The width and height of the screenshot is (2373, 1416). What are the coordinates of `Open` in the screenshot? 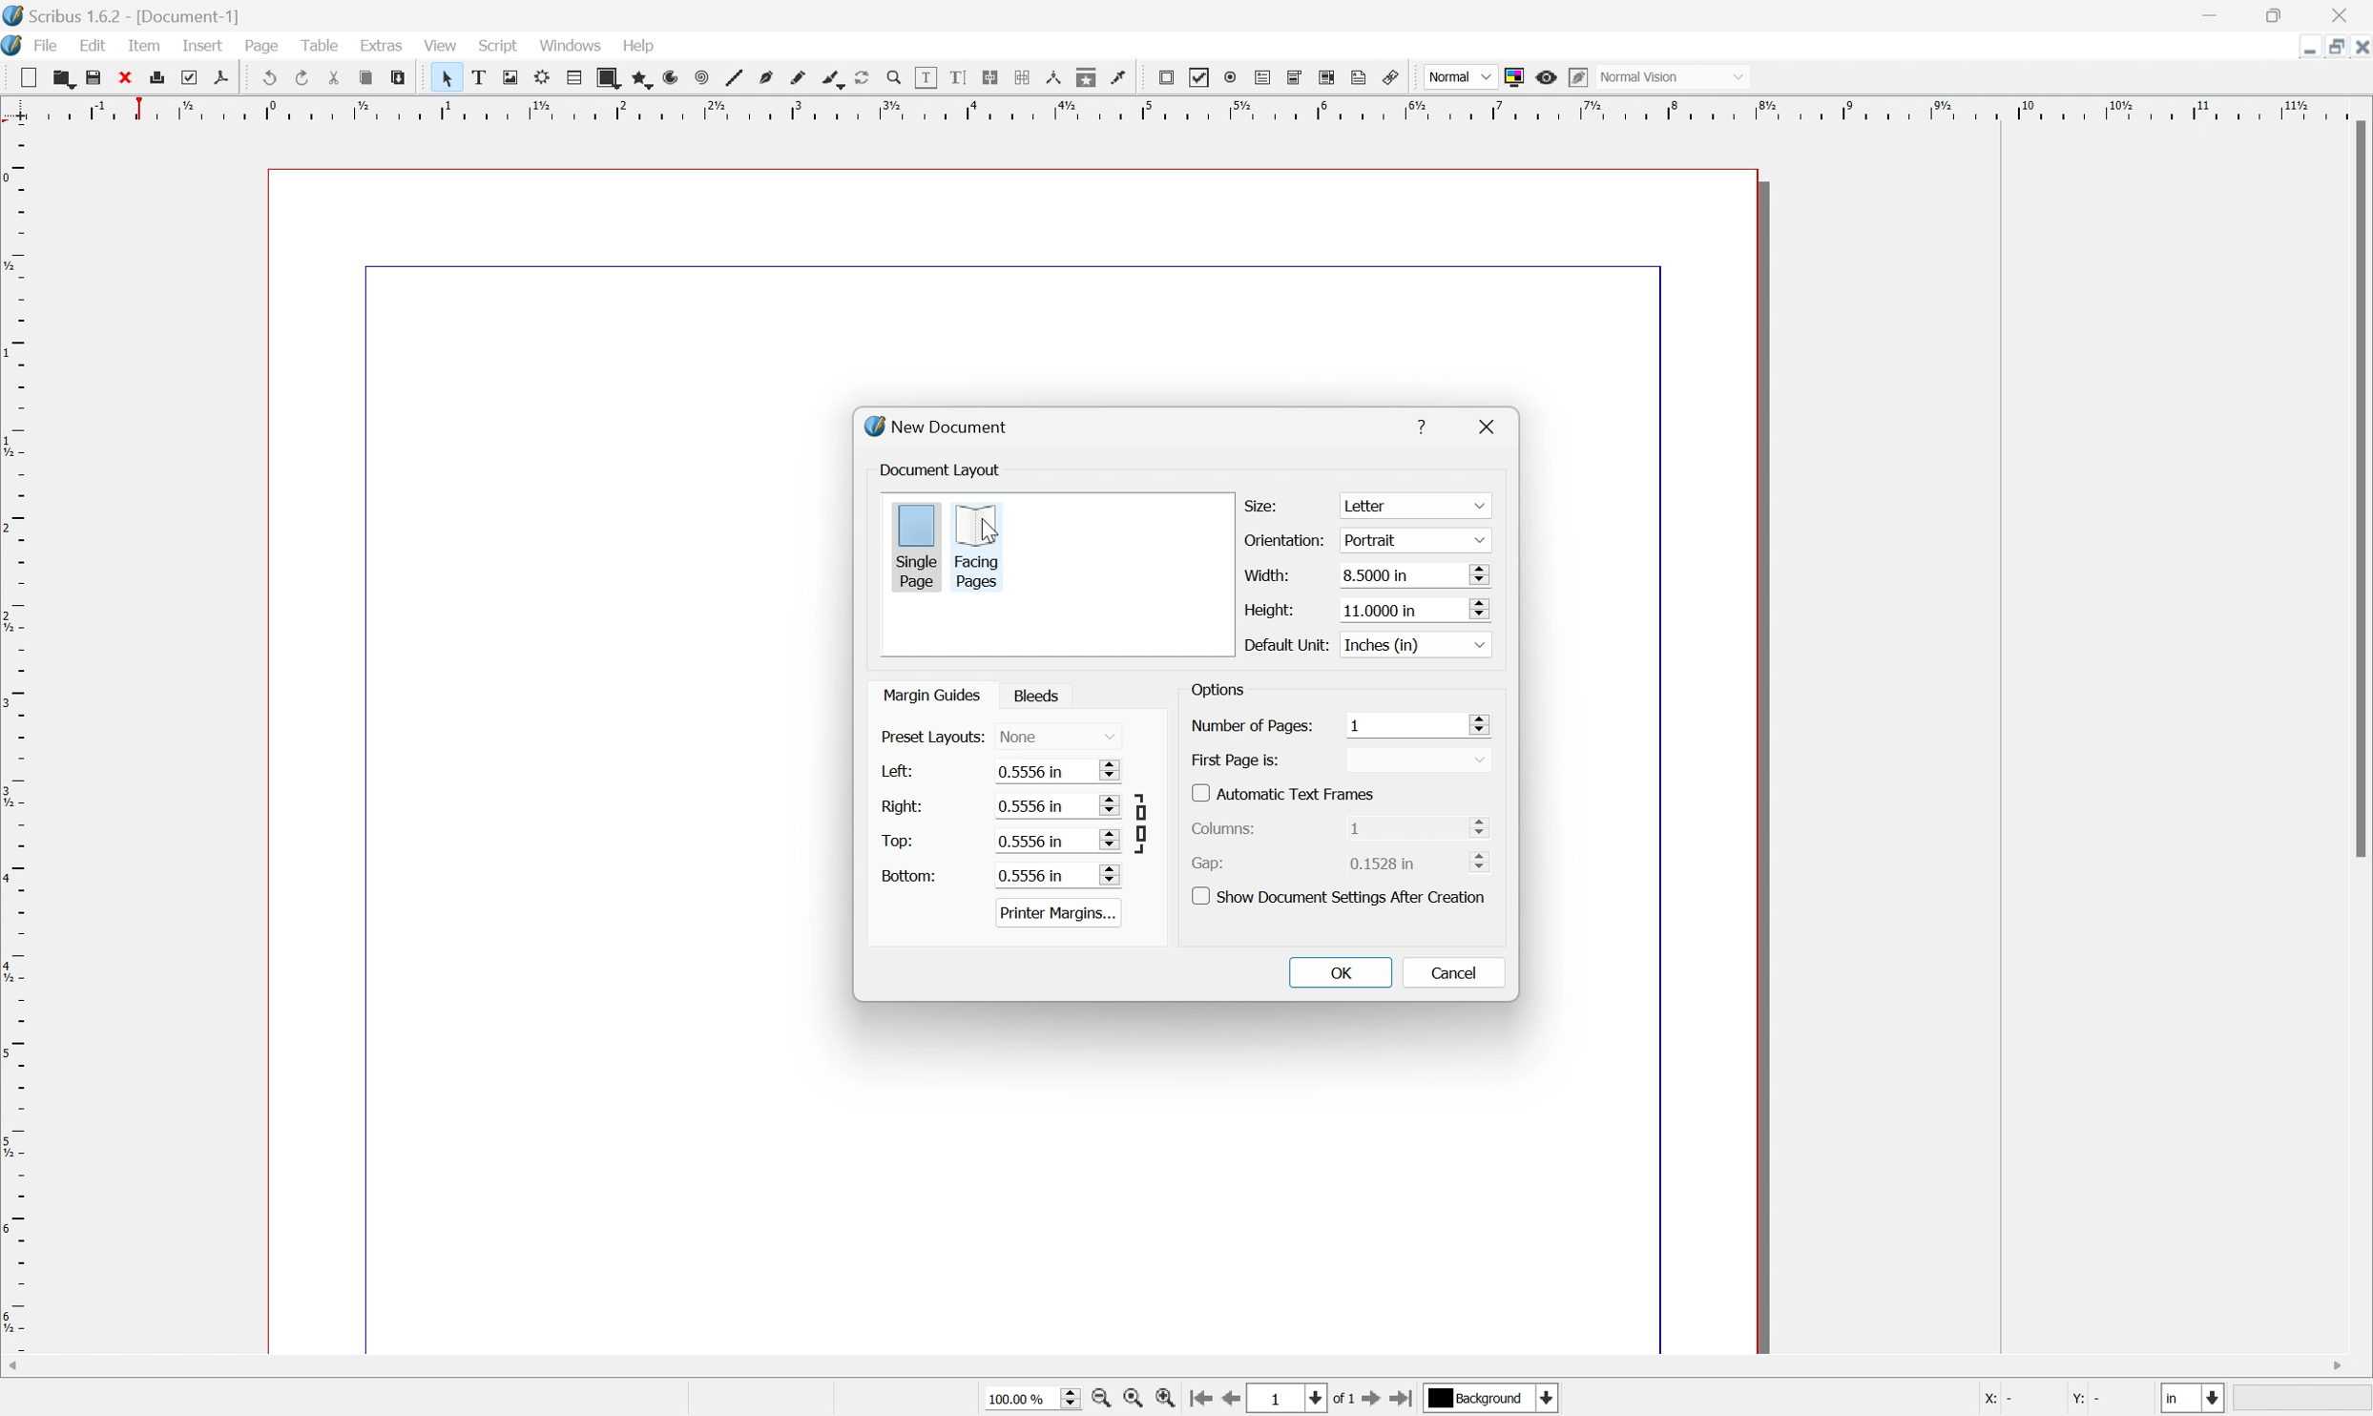 It's located at (64, 79).